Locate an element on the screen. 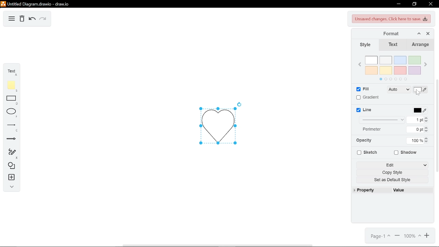 The height and width of the screenshot is (247, 439). restore down is located at coordinates (415, 4).